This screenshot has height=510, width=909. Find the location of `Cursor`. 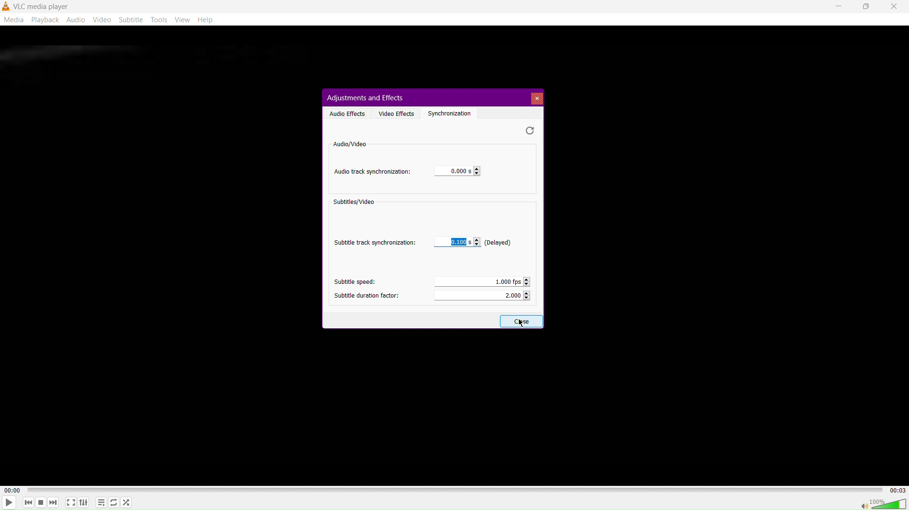

Cursor is located at coordinates (522, 321).